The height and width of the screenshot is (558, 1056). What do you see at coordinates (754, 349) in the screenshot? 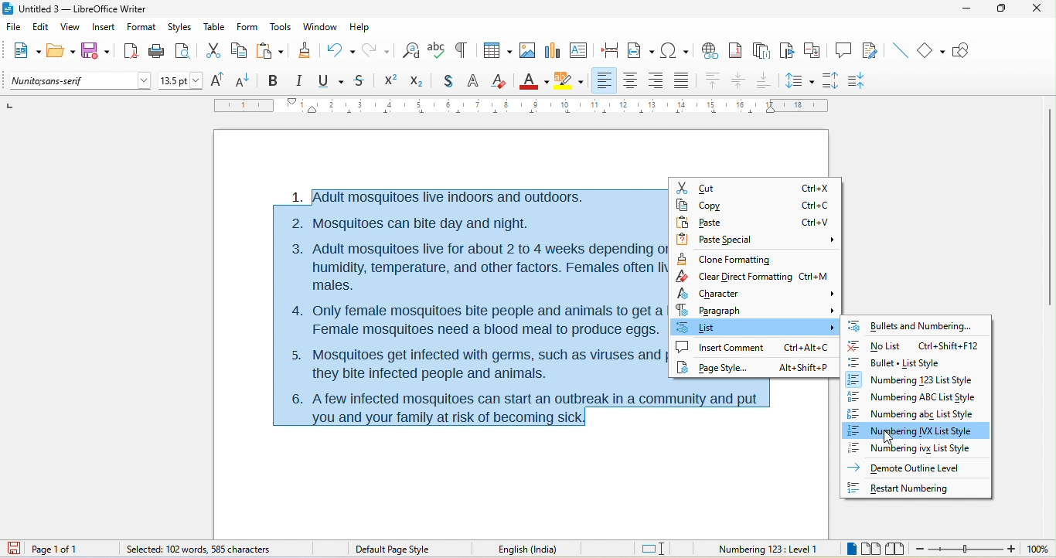
I see `insert comment` at bounding box center [754, 349].